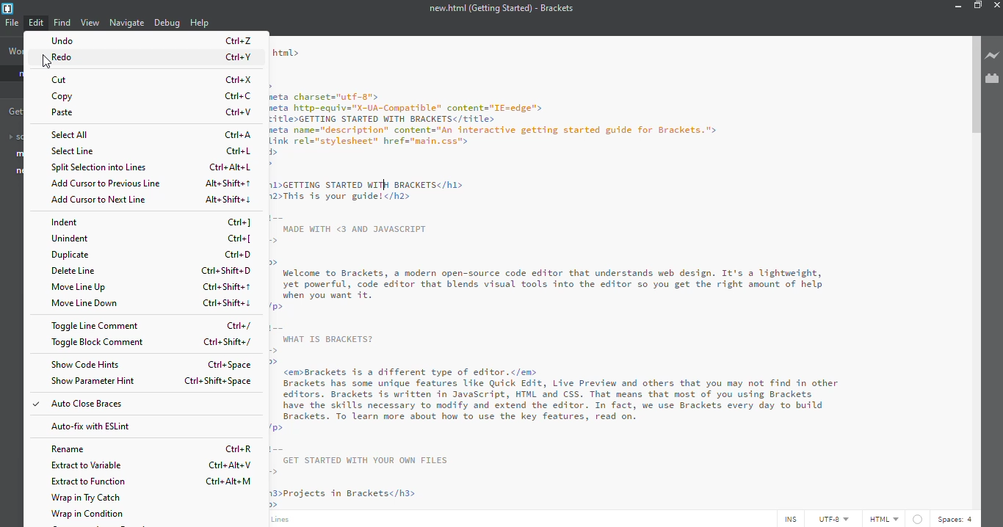 The image size is (1003, 527). What do you see at coordinates (98, 342) in the screenshot?
I see `toggle block comment` at bounding box center [98, 342].